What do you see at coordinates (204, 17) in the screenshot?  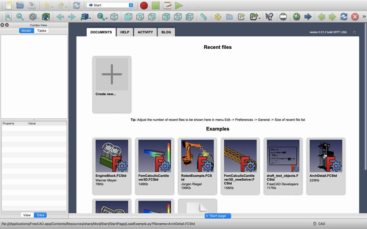 I see `Measure distance` at bounding box center [204, 17].